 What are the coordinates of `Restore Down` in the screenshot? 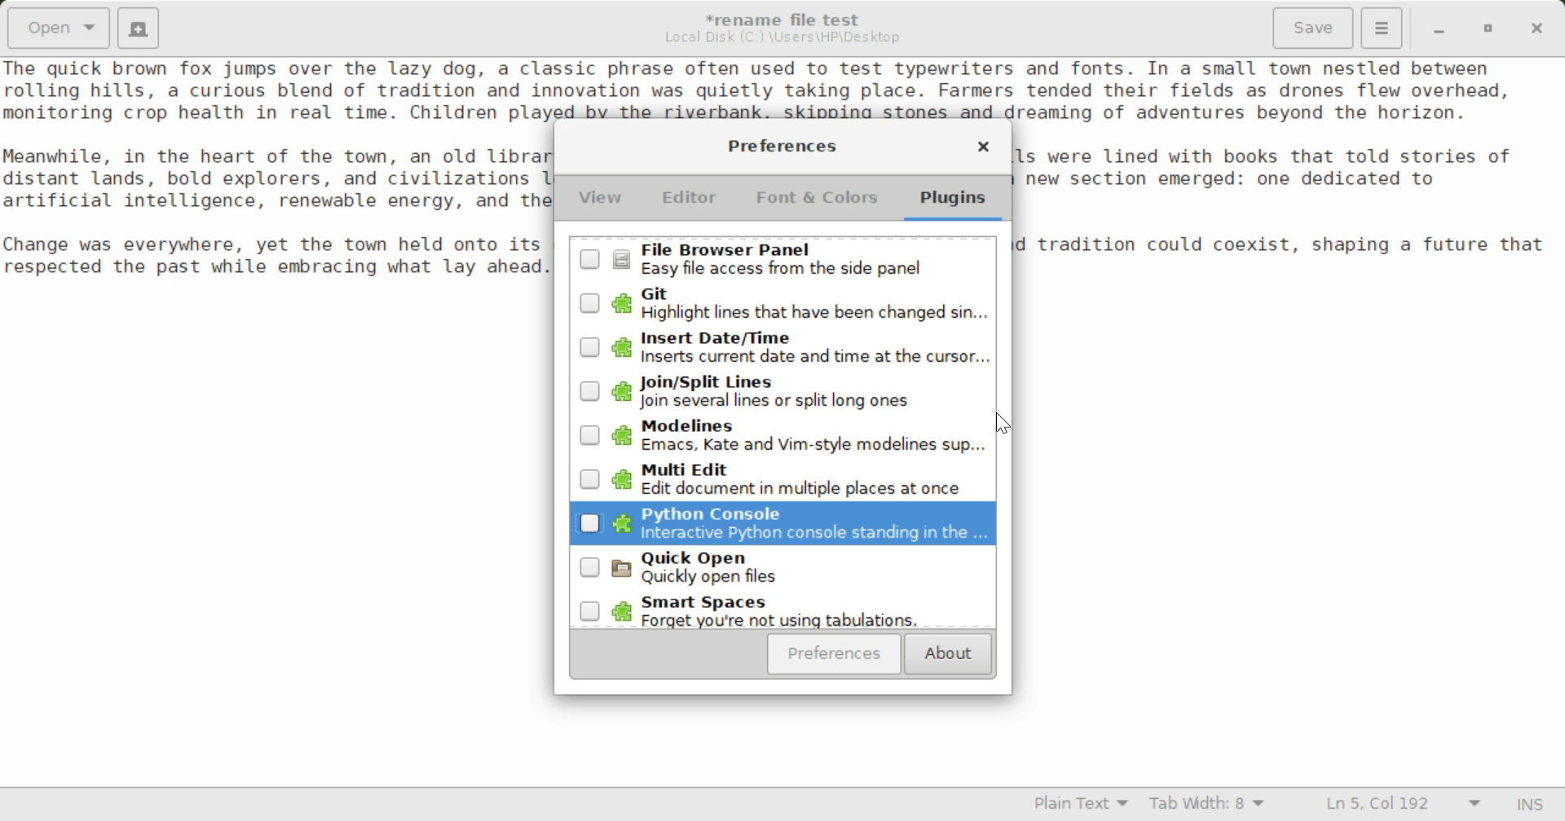 It's located at (1437, 29).